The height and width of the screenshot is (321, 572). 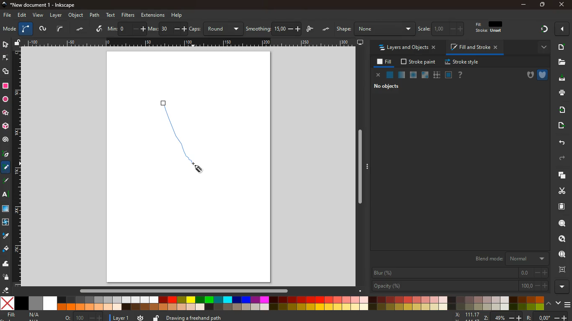 I want to click on blur, so click(x=461, y=273).